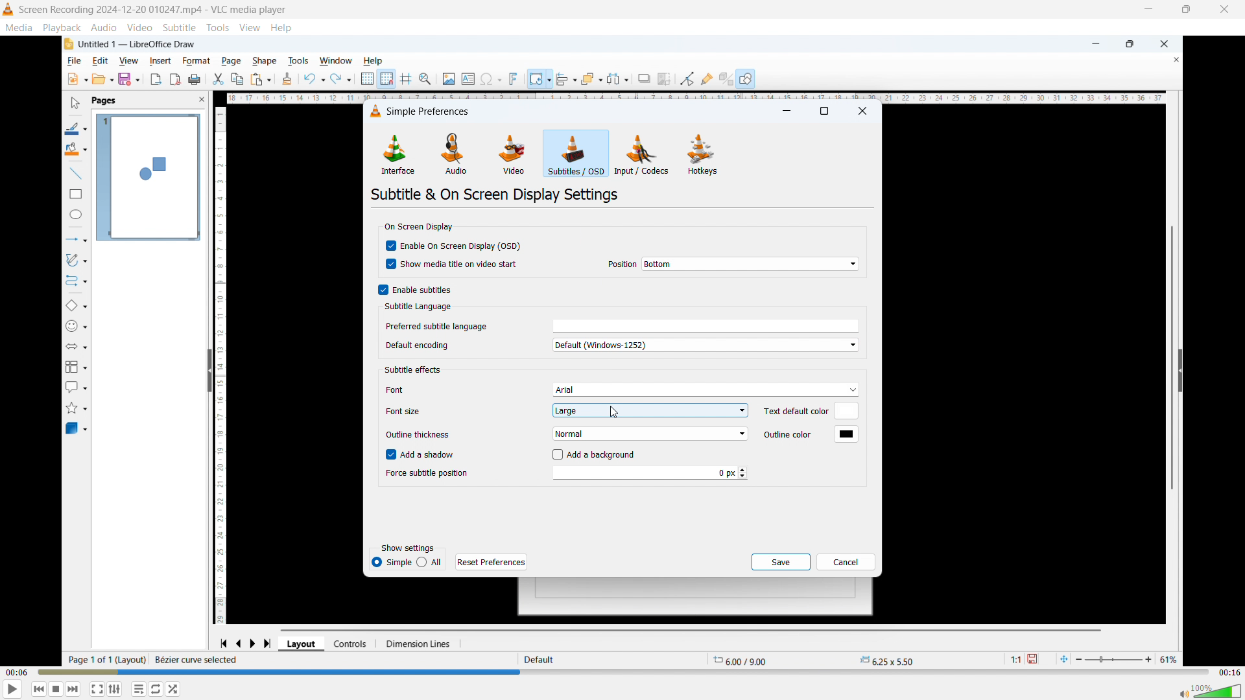  I want to click on Video duration , so click(1229, 673).